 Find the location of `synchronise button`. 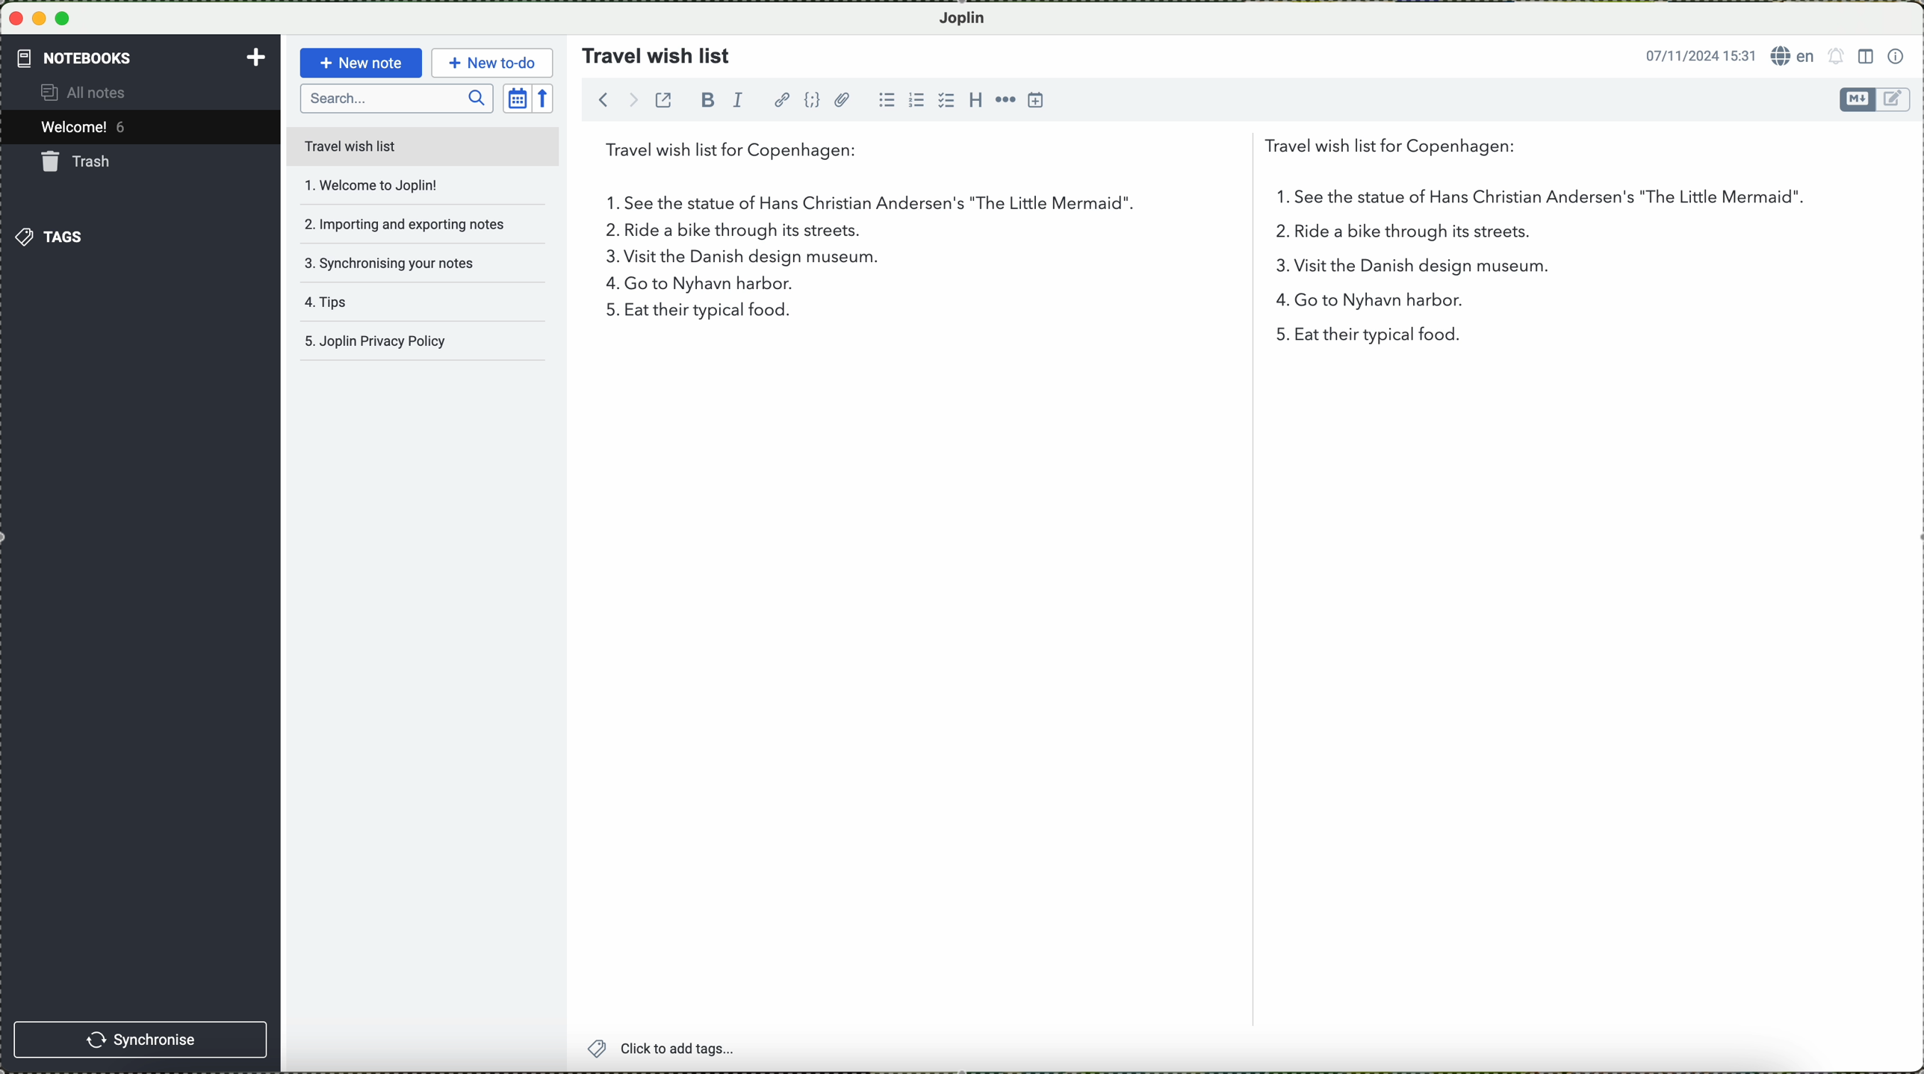

synchronise button is located at coordinates (143, 1039).